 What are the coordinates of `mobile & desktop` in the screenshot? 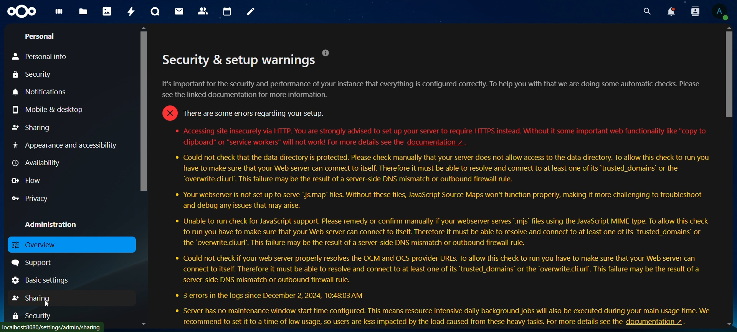 It's located at (50, 110).